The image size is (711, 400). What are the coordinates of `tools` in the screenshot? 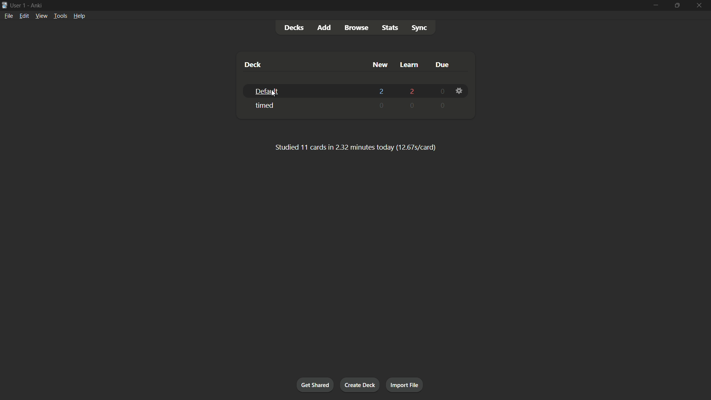 It's located at (60, 16).